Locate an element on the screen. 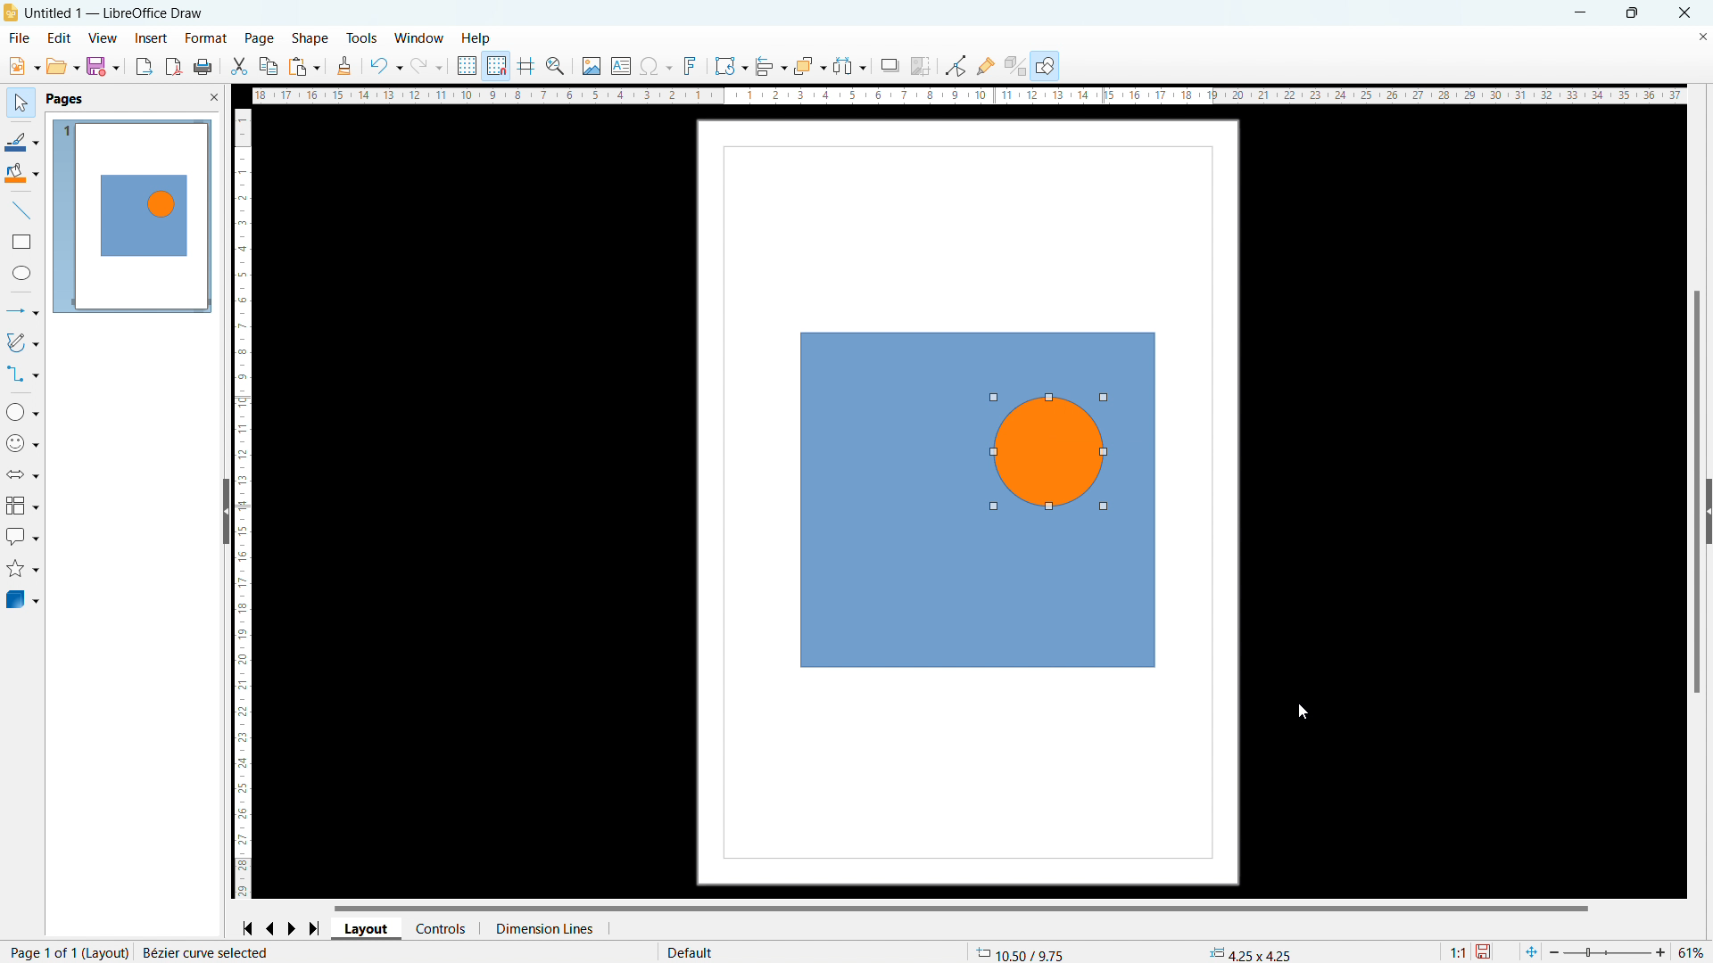 This screenshot has height=963, width=1713. help is located at coordinates (476, 37).